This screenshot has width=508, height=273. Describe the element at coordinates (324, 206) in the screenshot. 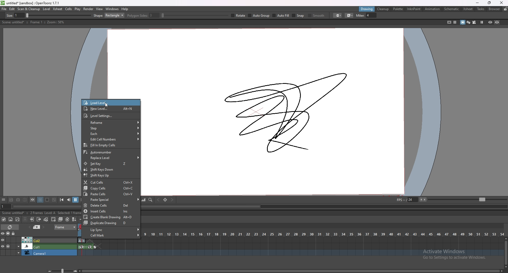

I see `animation player` at that location.